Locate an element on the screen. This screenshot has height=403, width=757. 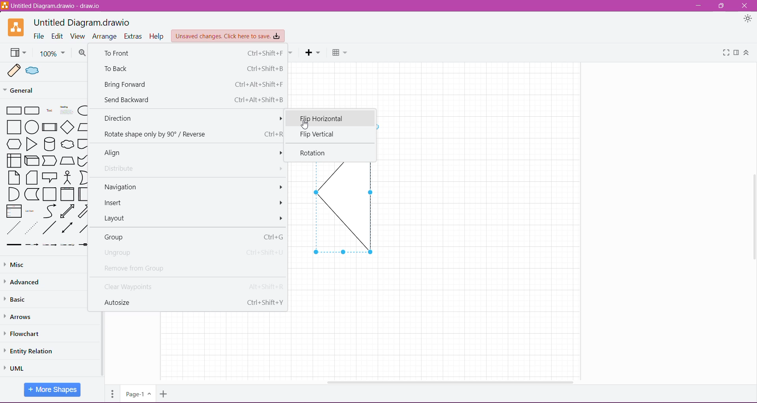
Extras is located at coordinates (133, 37).